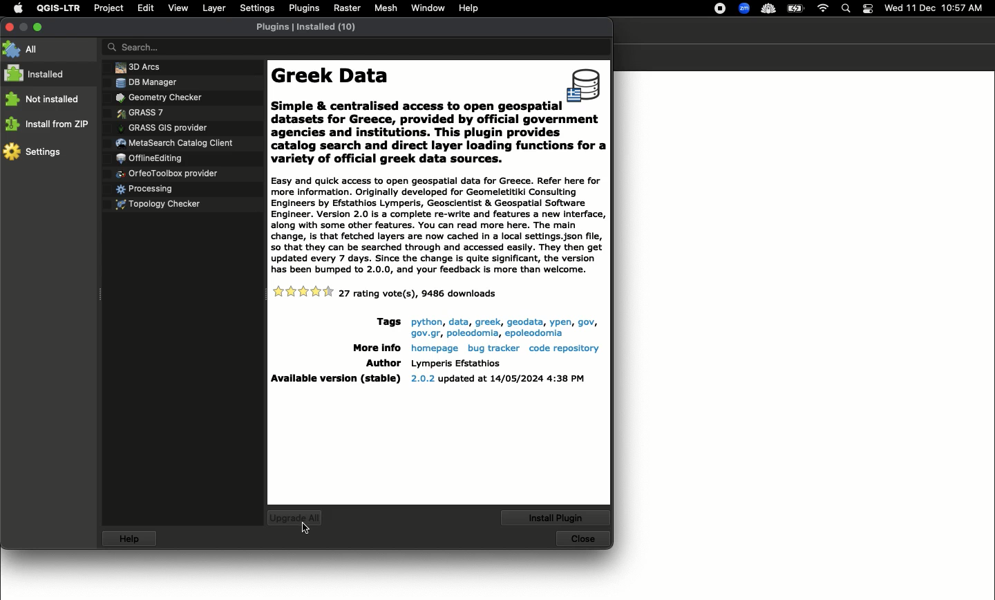  I want to click on More info, so click(372, 348).